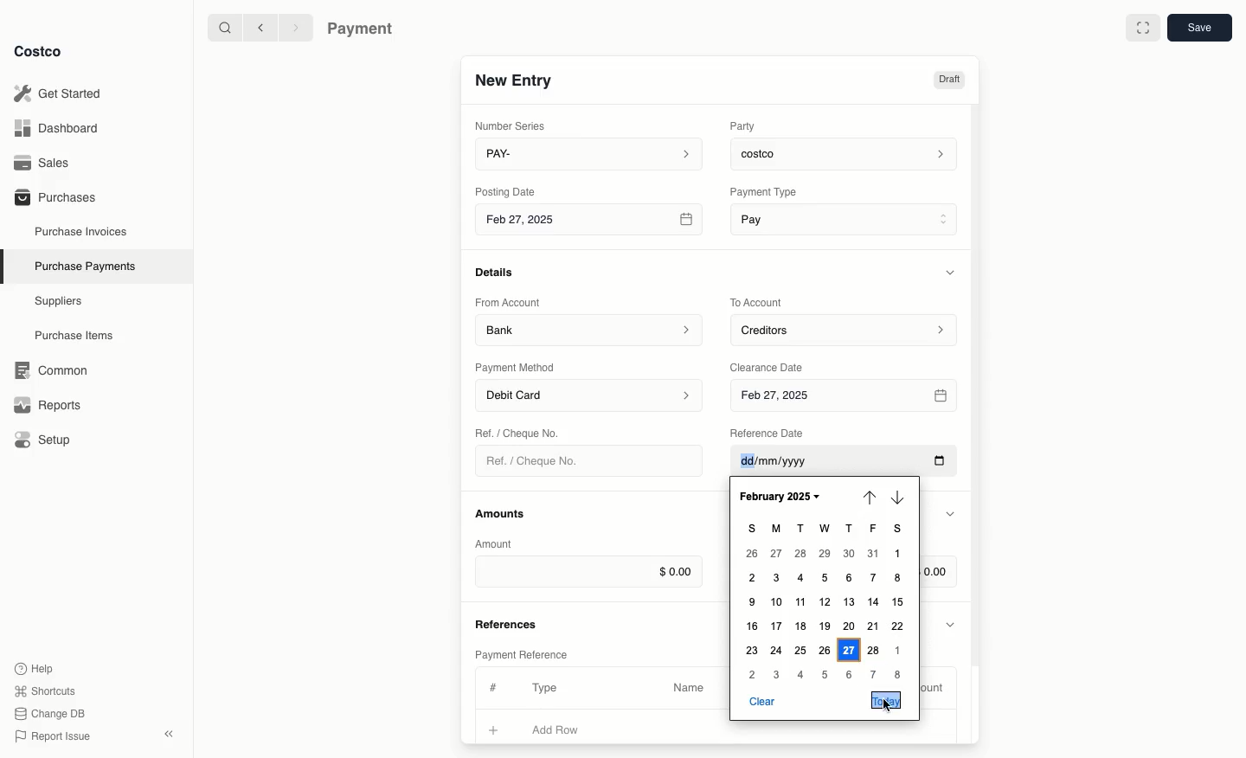  I want to click on Amount, so click(936, 688).